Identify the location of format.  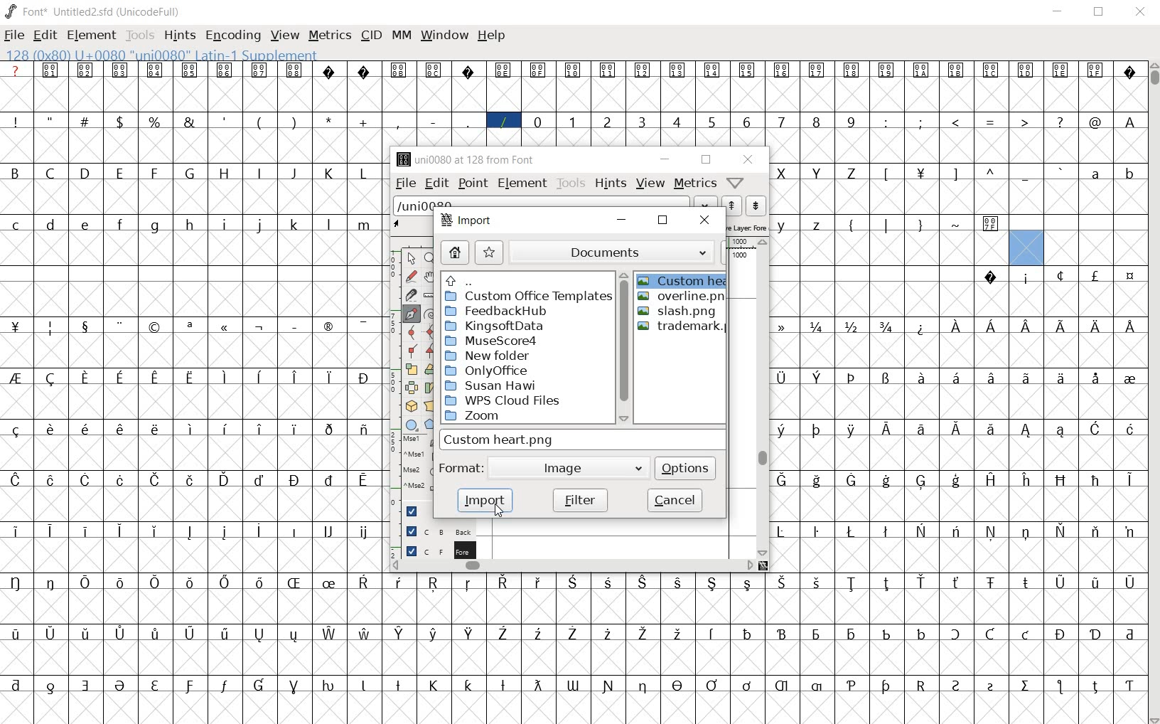
(542, 467).